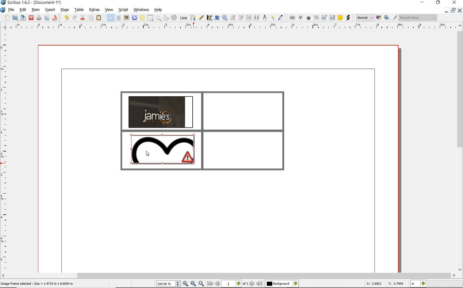 The image size is (463, 288). What do you see at coordinates (417, 18) in the screenshot?
I see `visual appearance of the display` at bounding box center [417, 18].